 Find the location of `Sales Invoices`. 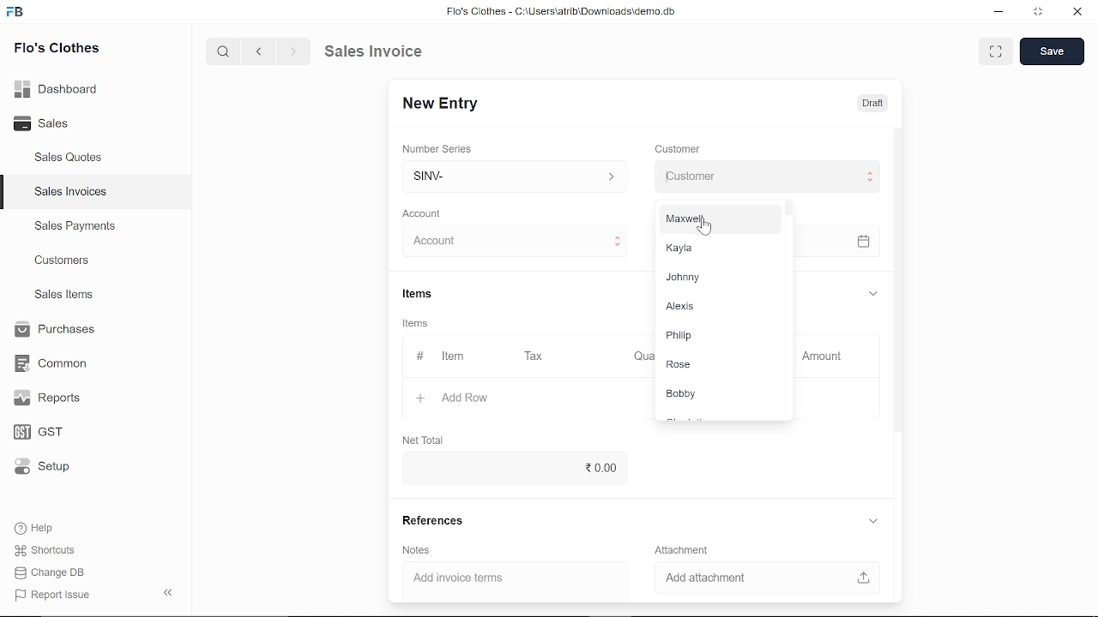

Sales Invoices is located at coordinates (70, 192).